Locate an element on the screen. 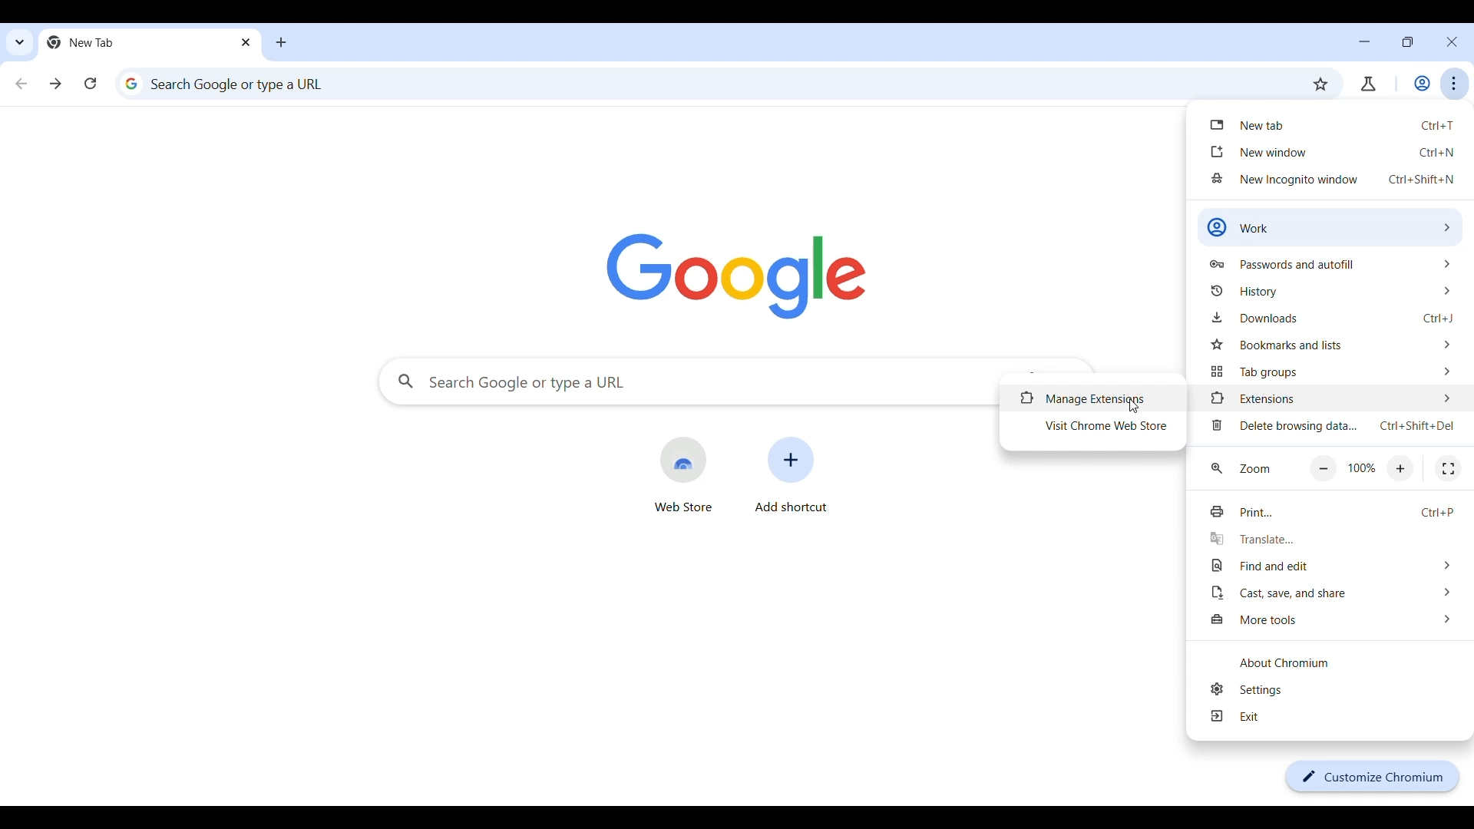 The height and width of the screenshot is (829, 1474). Google logo is located at coordinates (736, 277).